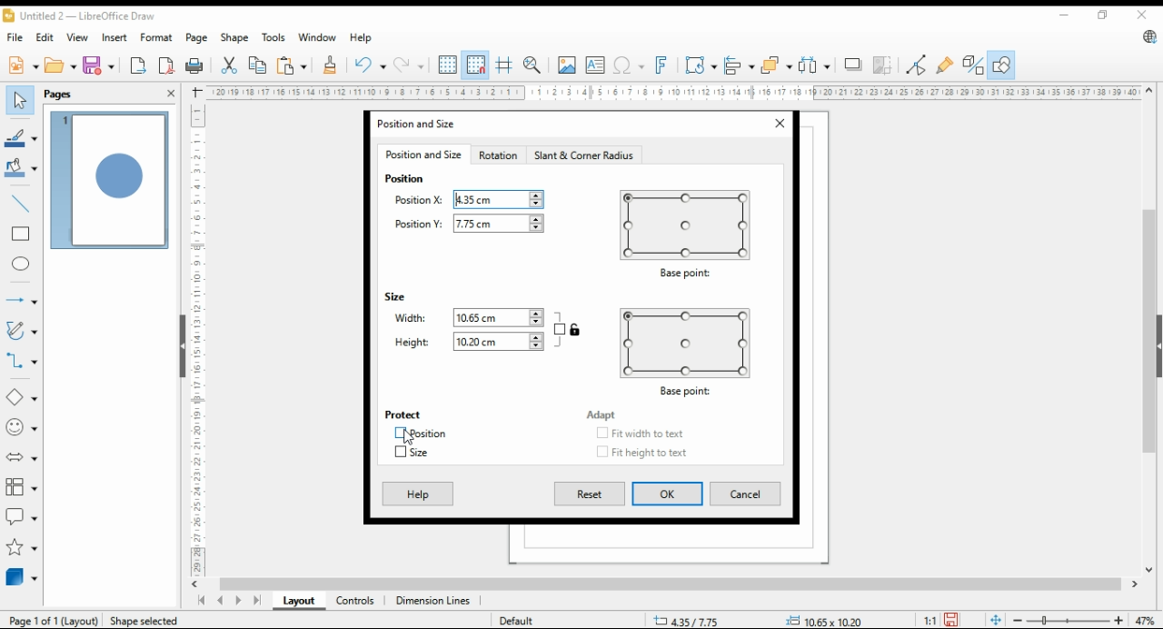  What do you see at coordinates (566, 329) in the screenshot?
I see `keep ratio` at bounding box center [566, 329].